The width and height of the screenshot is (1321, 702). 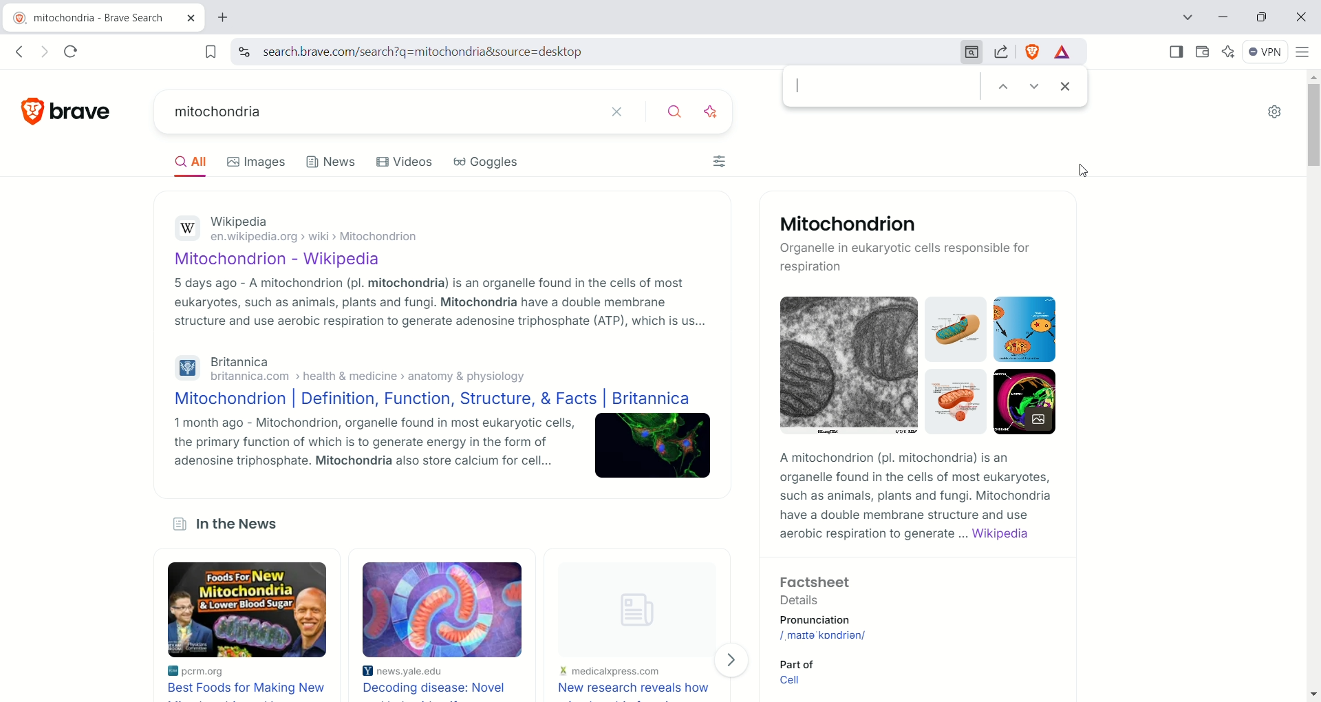 What do you see at coordinates (1188, 19) in the screenshot?
I see `tab search` at bounding box center [1188, 19].